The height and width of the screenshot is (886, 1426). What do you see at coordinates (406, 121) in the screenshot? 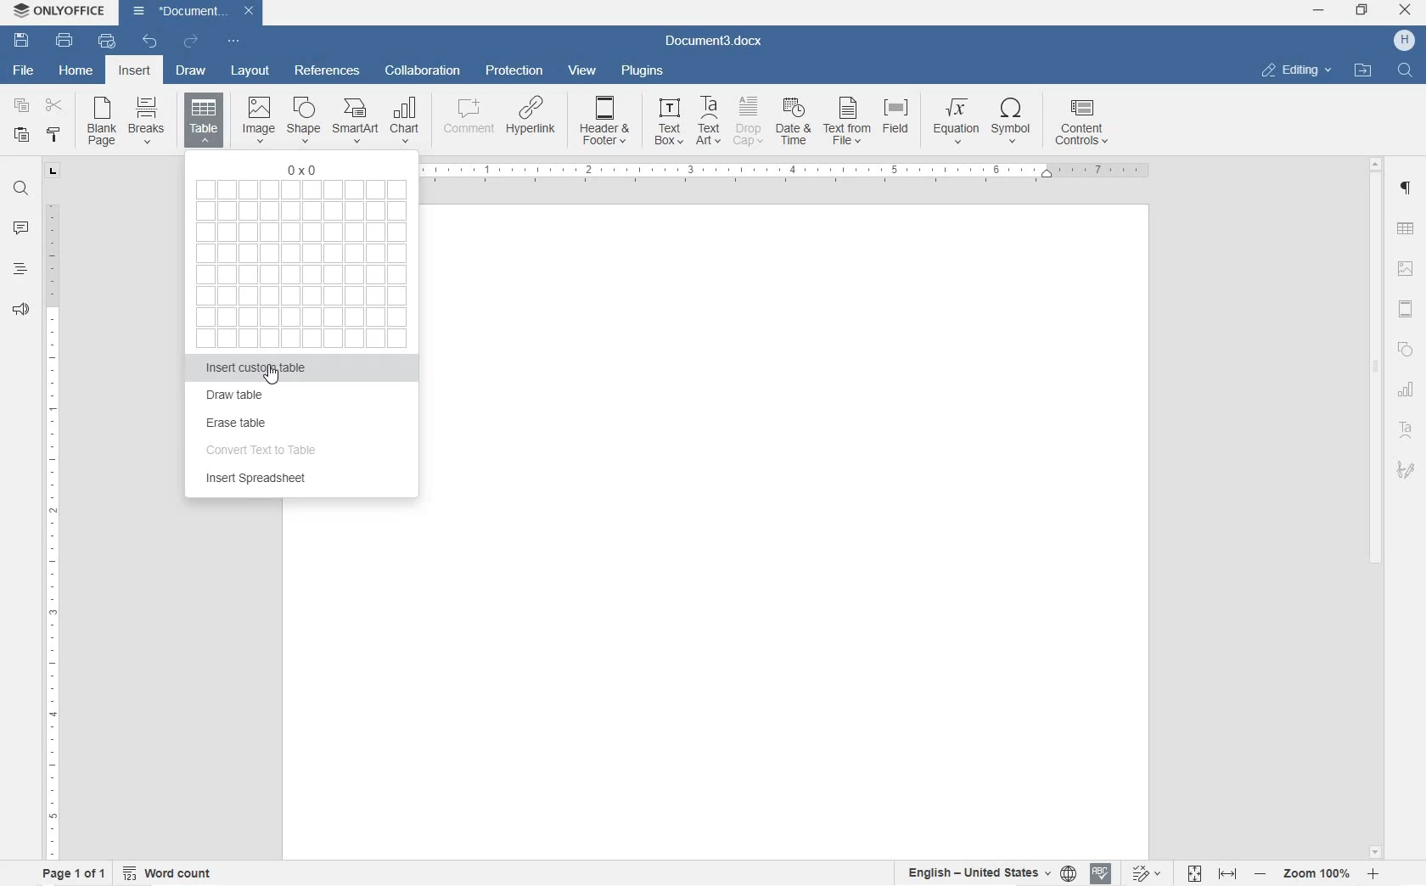
I see `chart` at bounding box center [406, 121].